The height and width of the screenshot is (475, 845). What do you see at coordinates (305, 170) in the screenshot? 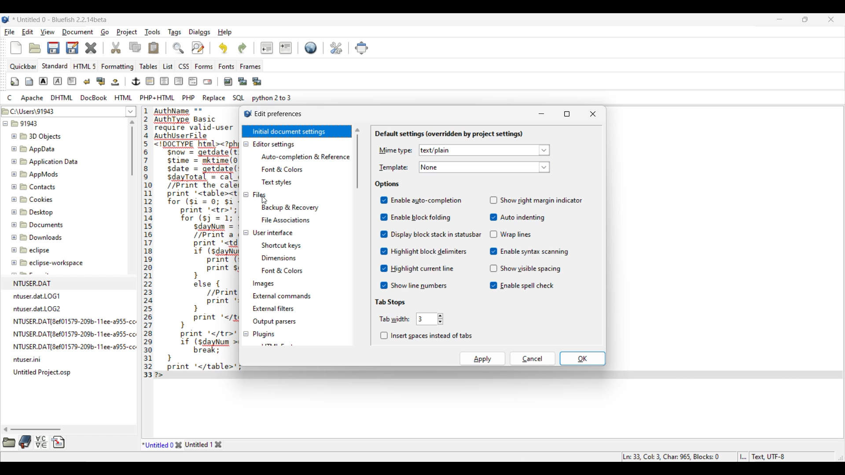
I see `Editor setting options` at bounding box center [305, 170].